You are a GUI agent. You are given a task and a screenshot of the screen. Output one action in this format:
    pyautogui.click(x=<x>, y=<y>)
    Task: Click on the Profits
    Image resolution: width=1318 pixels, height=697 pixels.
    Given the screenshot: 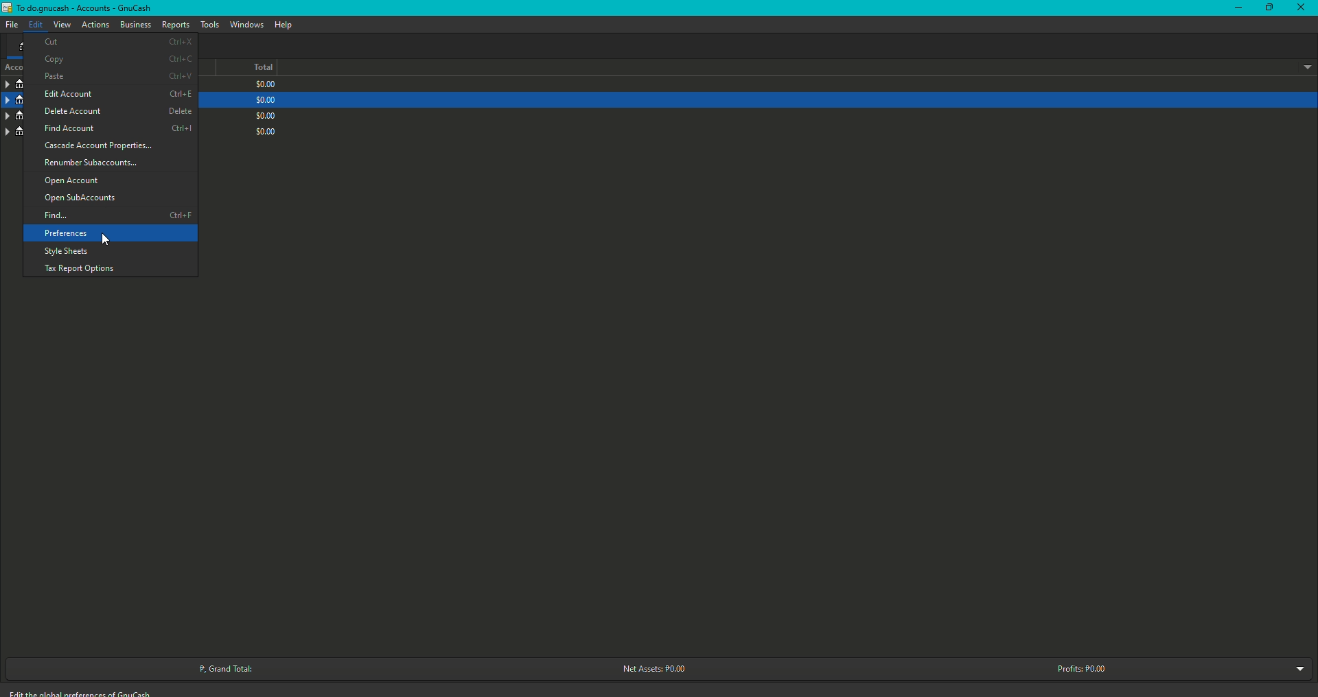 What is the action you would take?
    pyautogui.click(x=1082, y=670)
    